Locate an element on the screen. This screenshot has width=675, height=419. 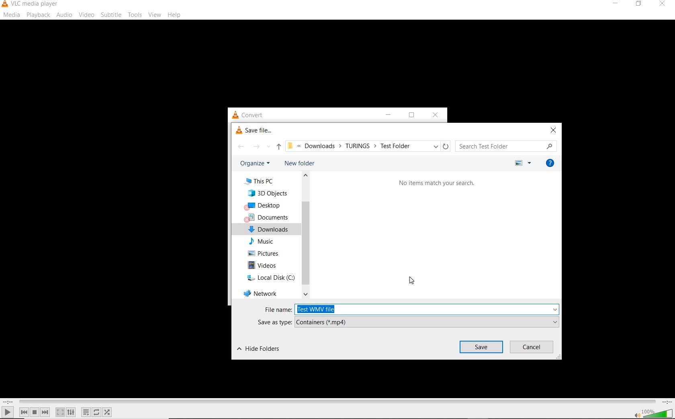
tools is located at coordinates (134, 14).